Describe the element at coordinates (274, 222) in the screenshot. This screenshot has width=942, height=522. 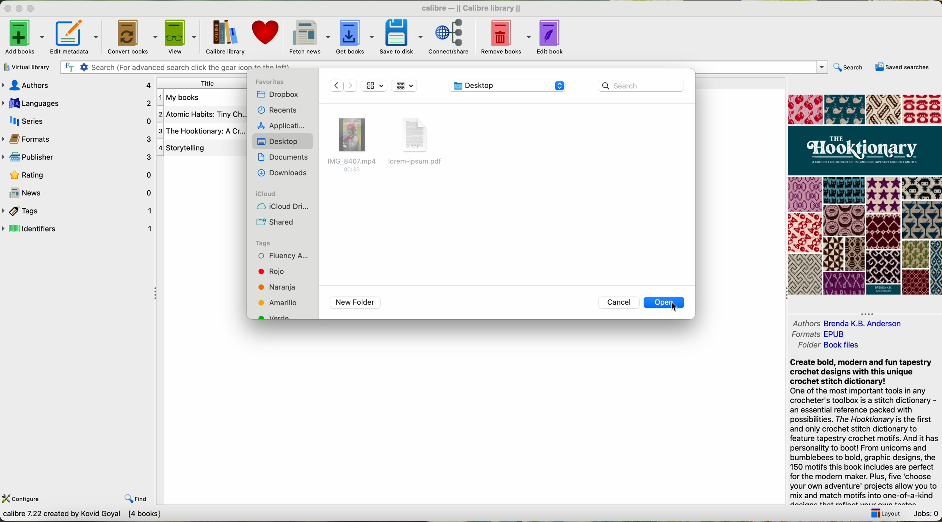
I see `shared` at that location.